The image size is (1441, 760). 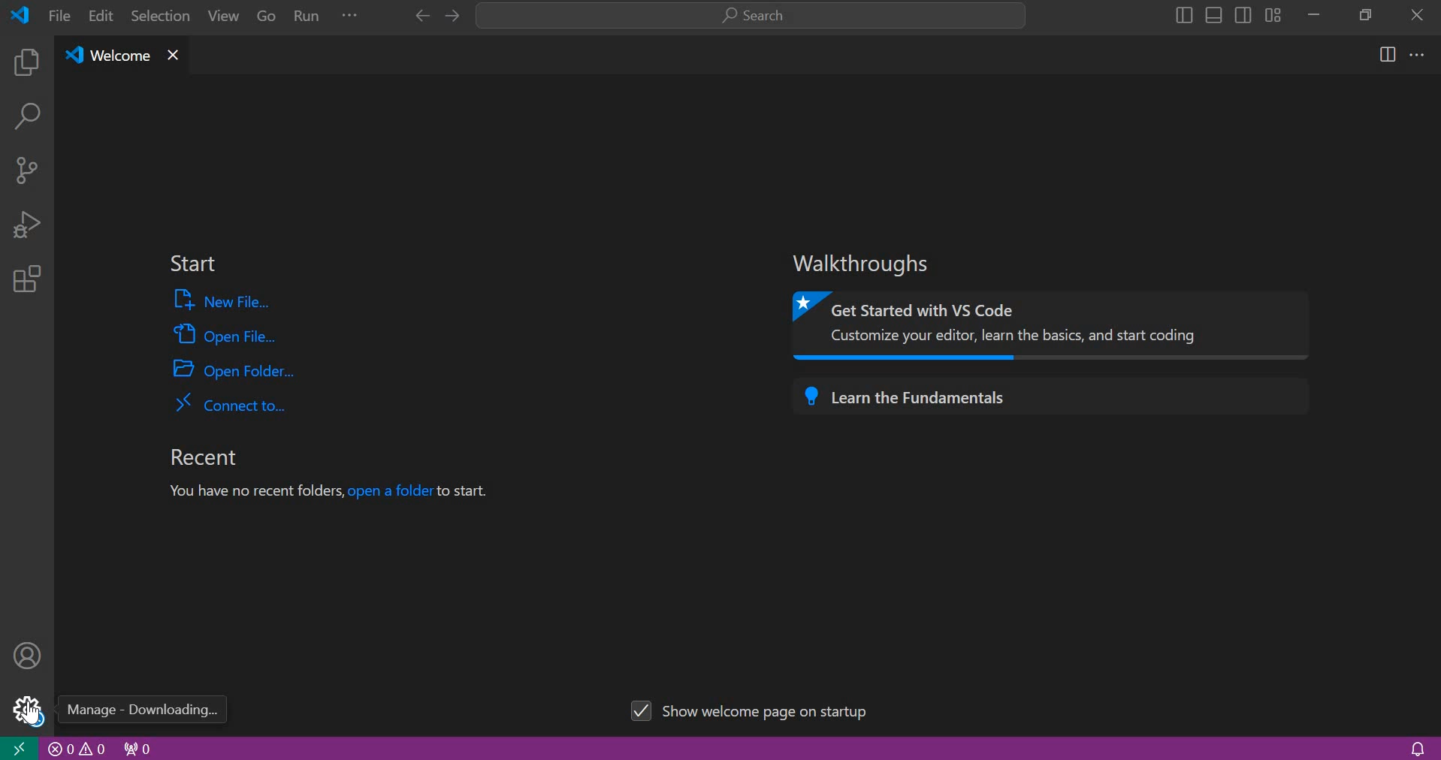 What do you see at coordinates (26, 119) in the screenshot?
I see `search` at bounding box center [26, 119].